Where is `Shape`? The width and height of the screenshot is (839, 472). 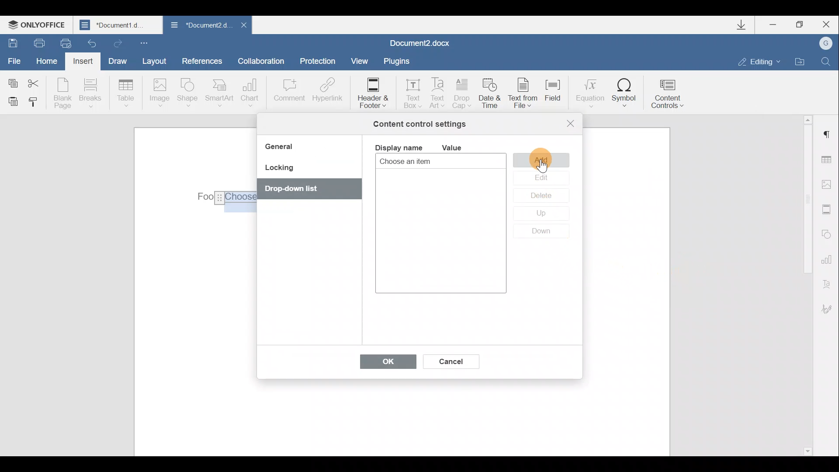 Shape is located at coordinates (189, 94).